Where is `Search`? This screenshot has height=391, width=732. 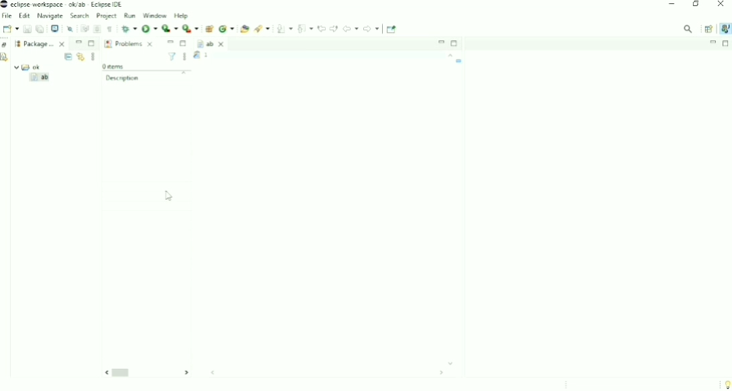
Search is located at coordinates (78, 15).